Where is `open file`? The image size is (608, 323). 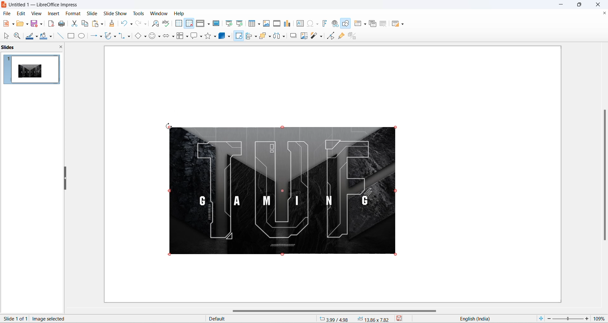
open file is located at coordinates (20, 25).